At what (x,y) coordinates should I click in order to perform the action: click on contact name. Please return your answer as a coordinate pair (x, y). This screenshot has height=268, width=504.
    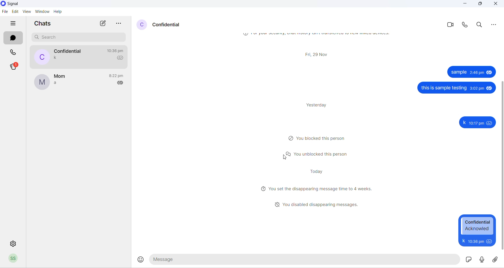
    Looking at the image, I should click on (62, 76).